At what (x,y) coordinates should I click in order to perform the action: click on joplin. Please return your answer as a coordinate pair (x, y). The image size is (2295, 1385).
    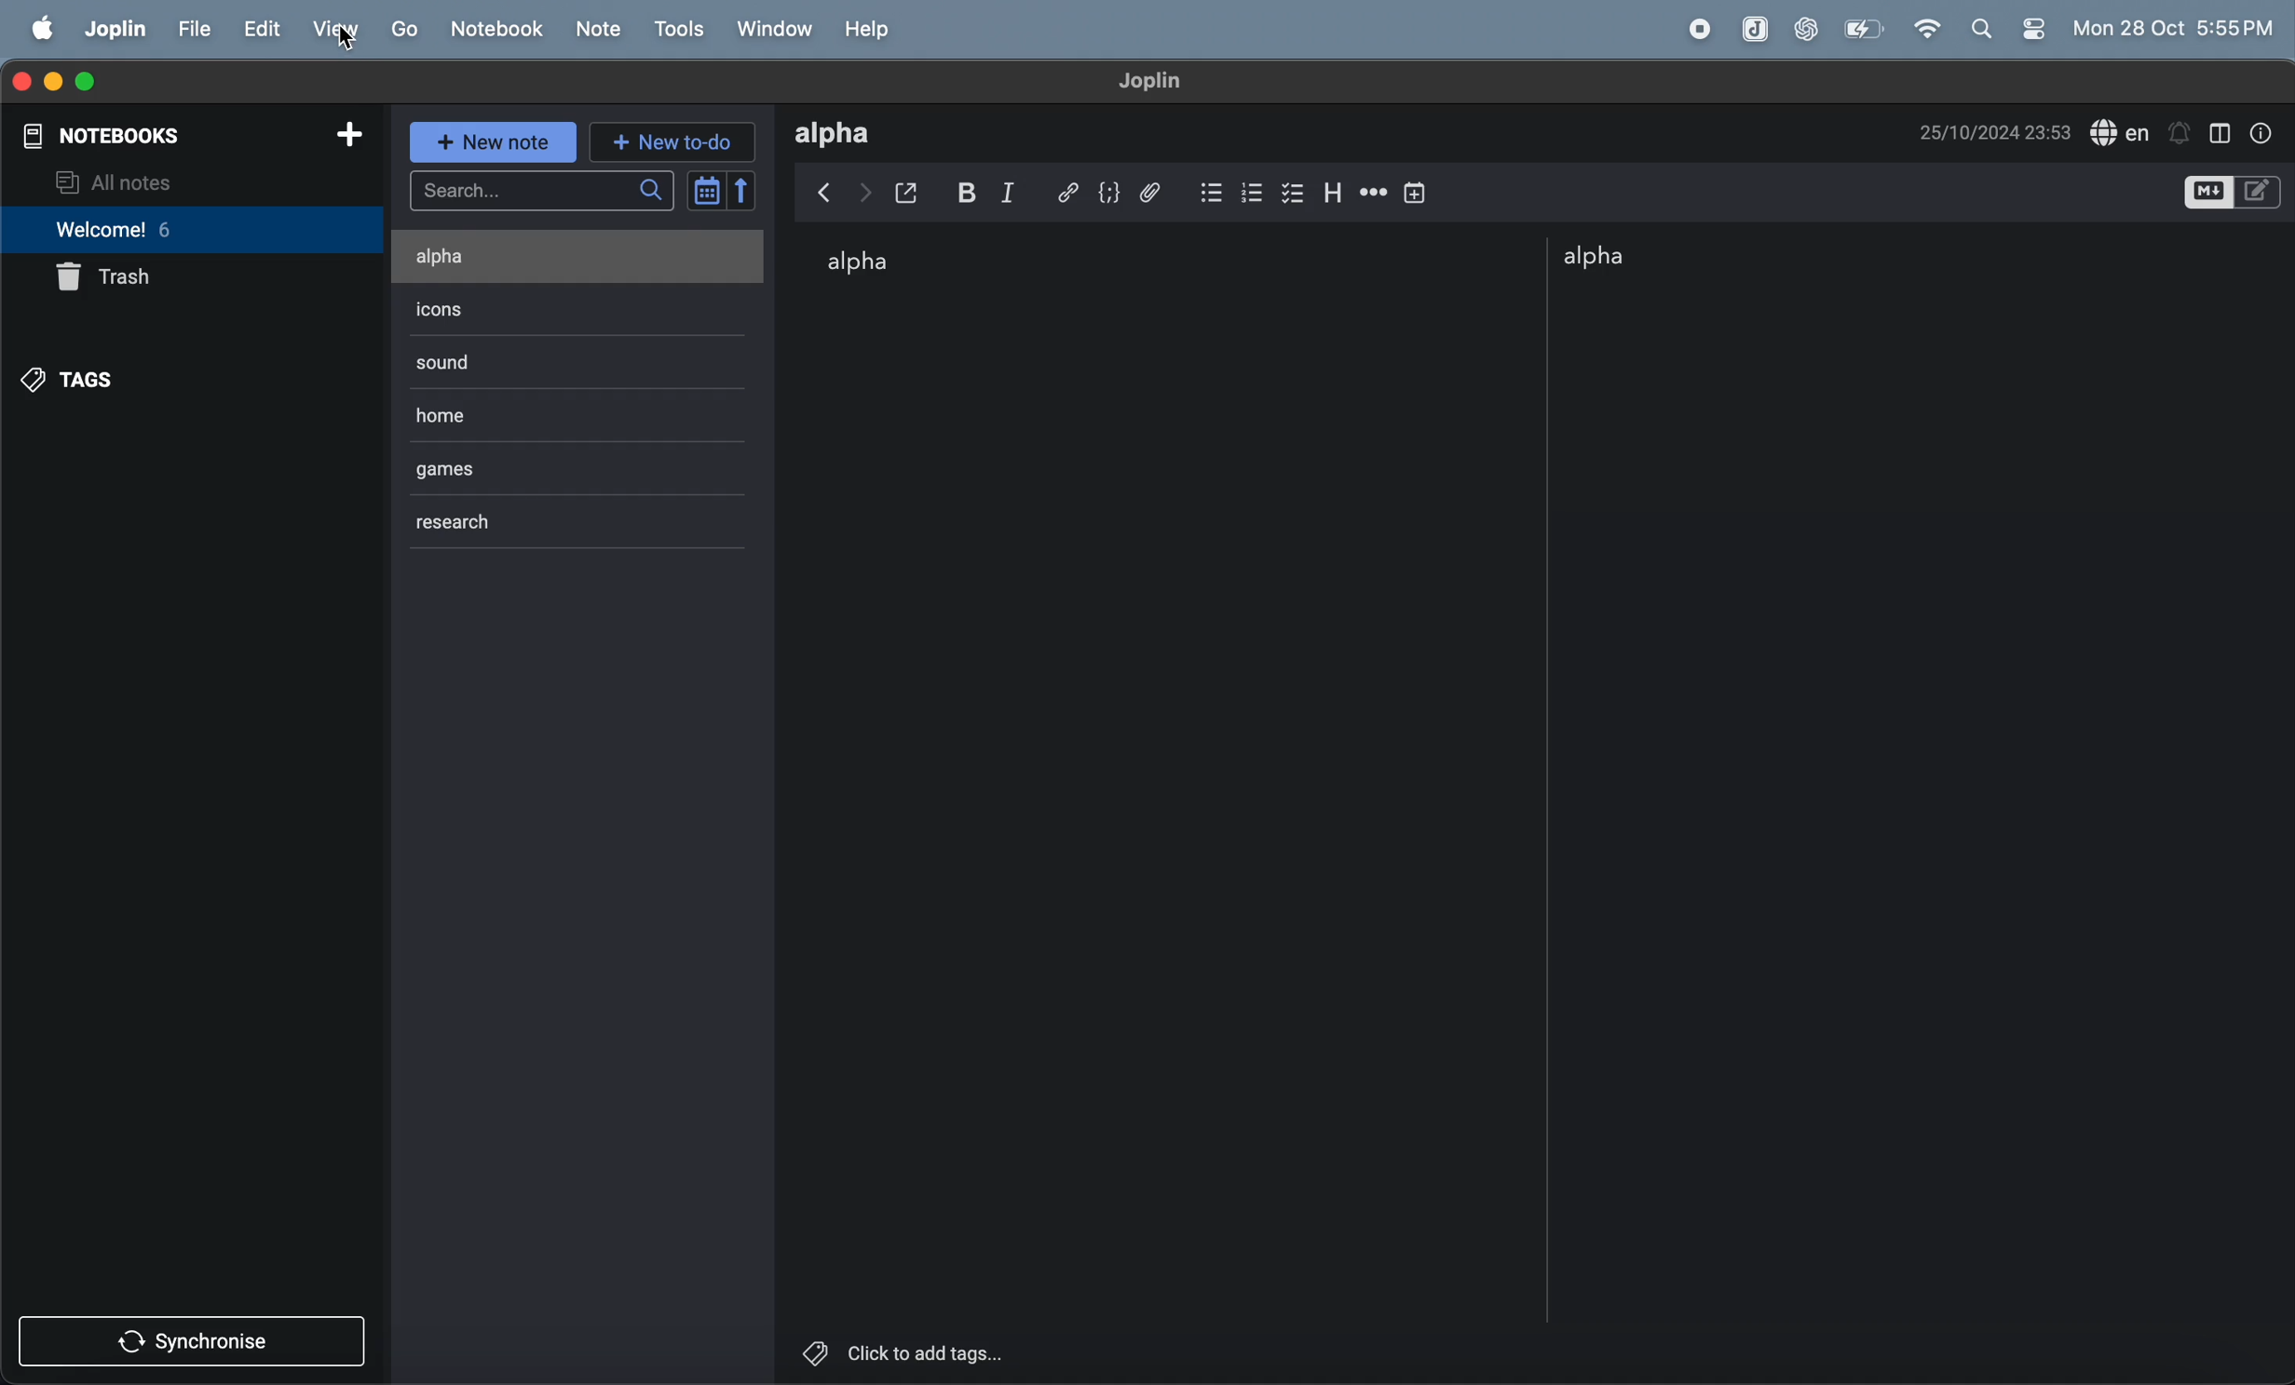
    Looking at the image, I should click on (113, 32).